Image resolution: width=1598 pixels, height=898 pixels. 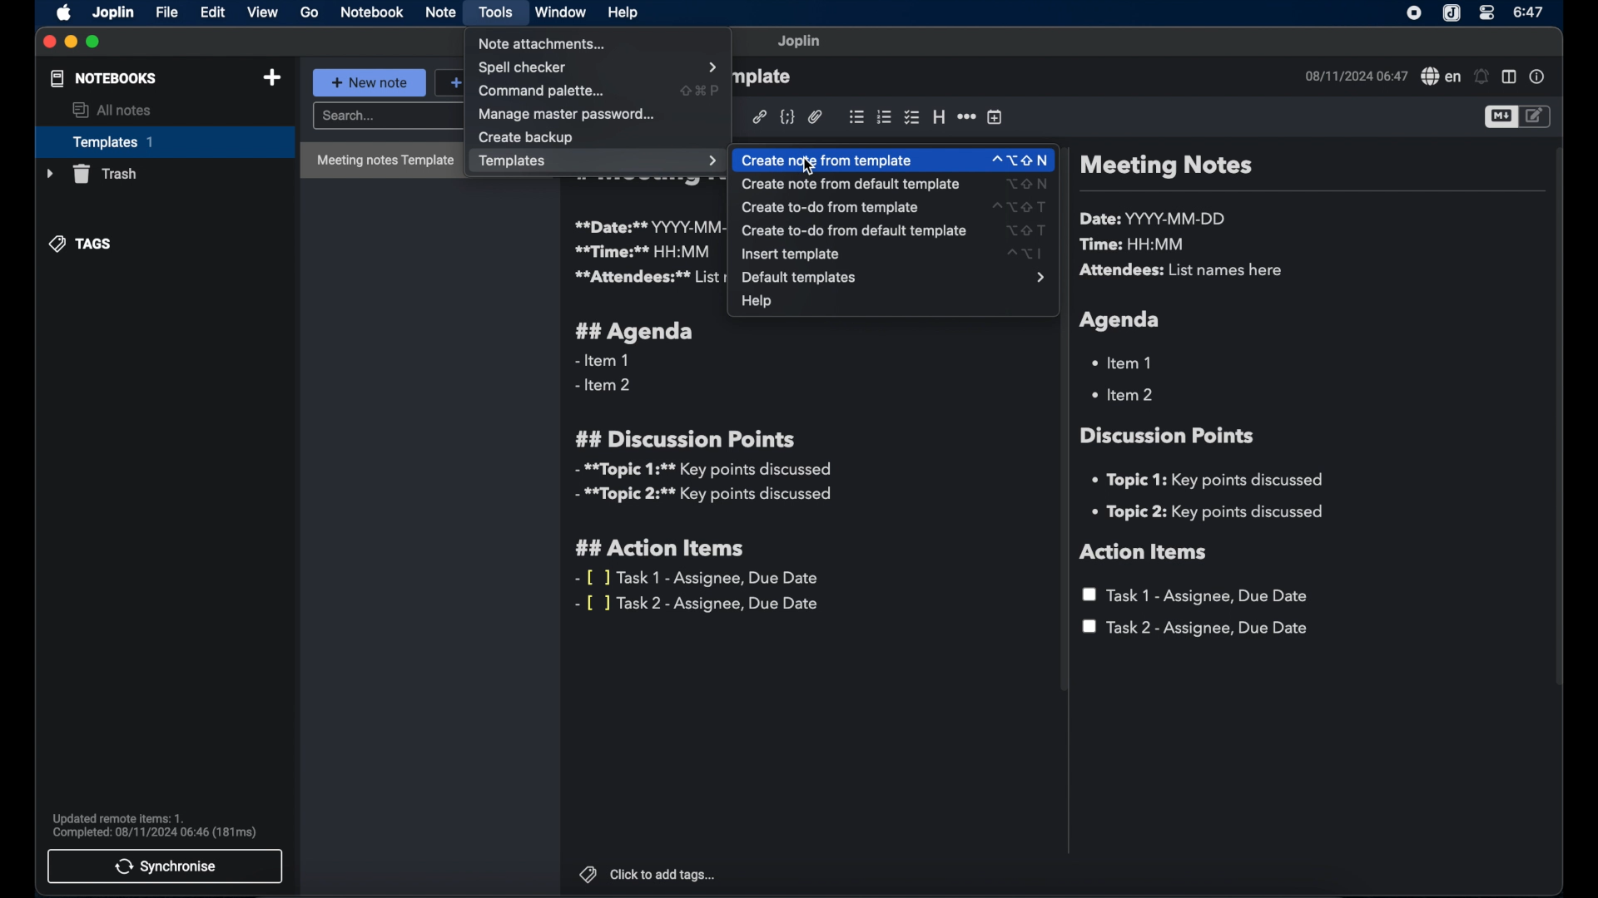 I want to click on **date:** YYYY-MM-, so click(x=647, y=226).